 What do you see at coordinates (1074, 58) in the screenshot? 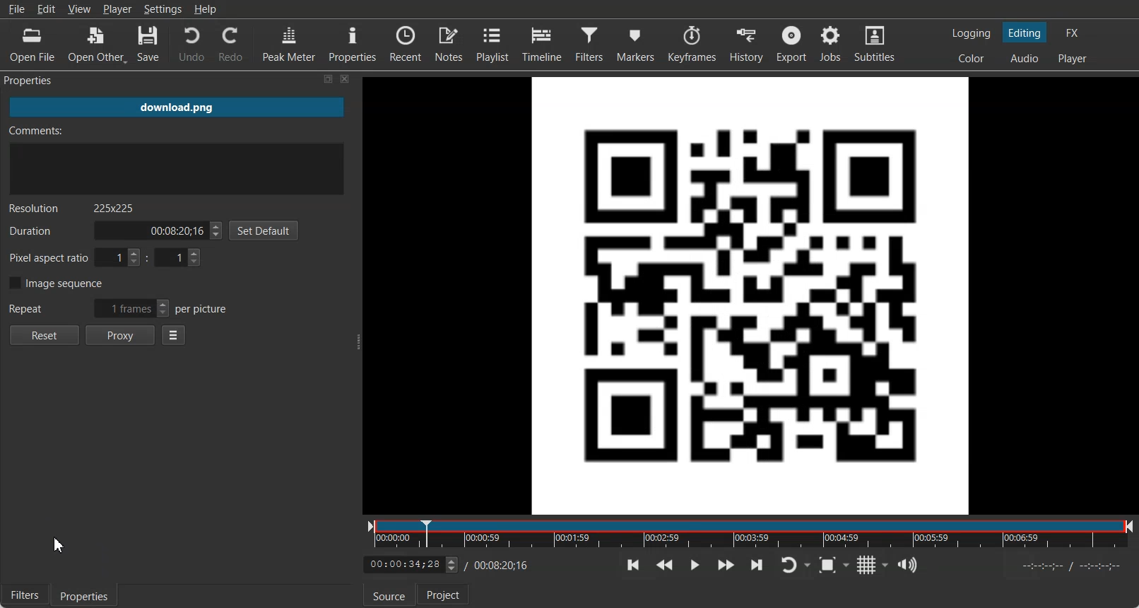
I see `Switch to Player one layout` at bounding box center [1074, 58].